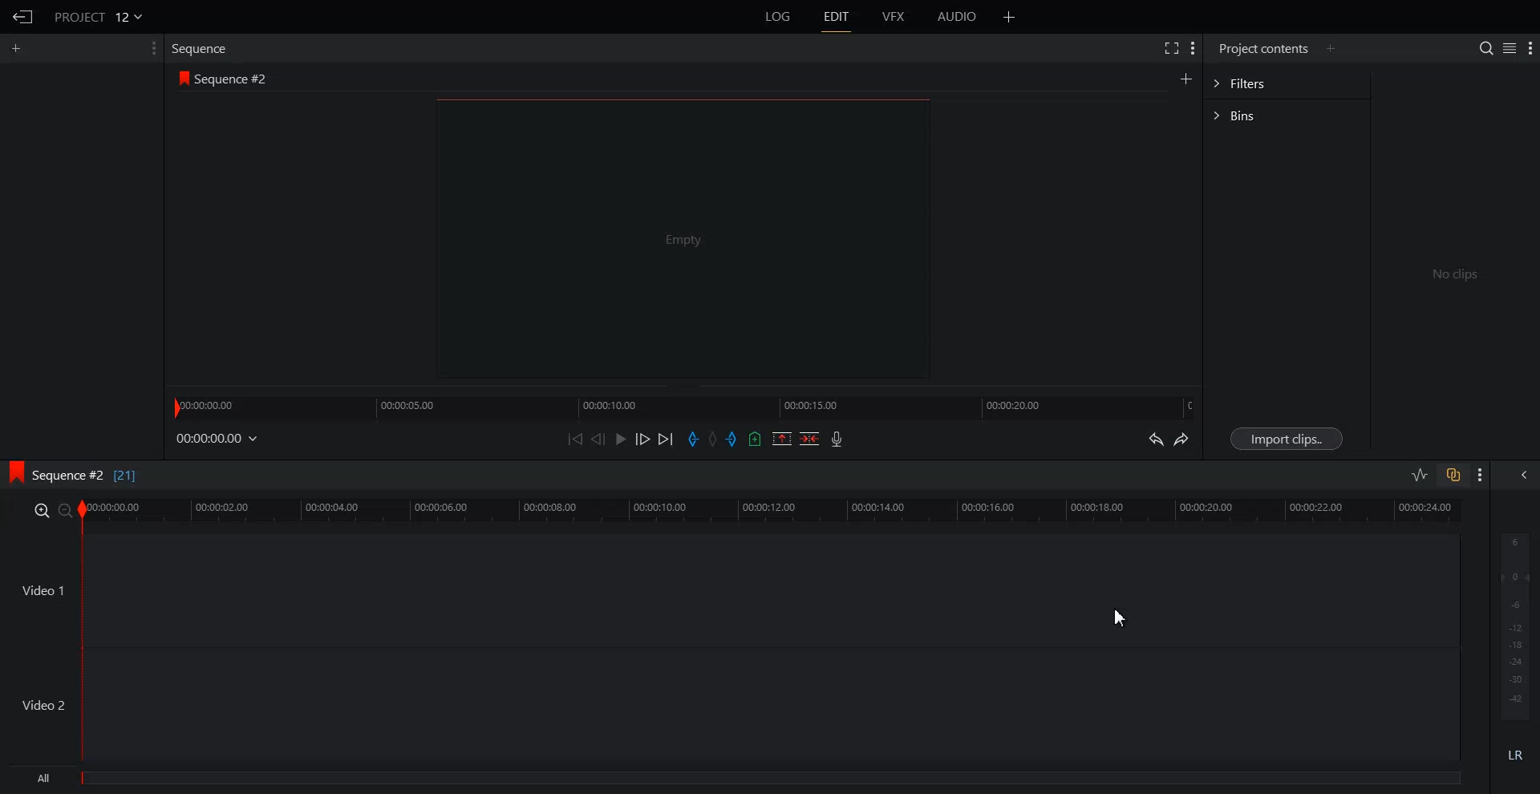  I want to click on All, so click(738, 780).